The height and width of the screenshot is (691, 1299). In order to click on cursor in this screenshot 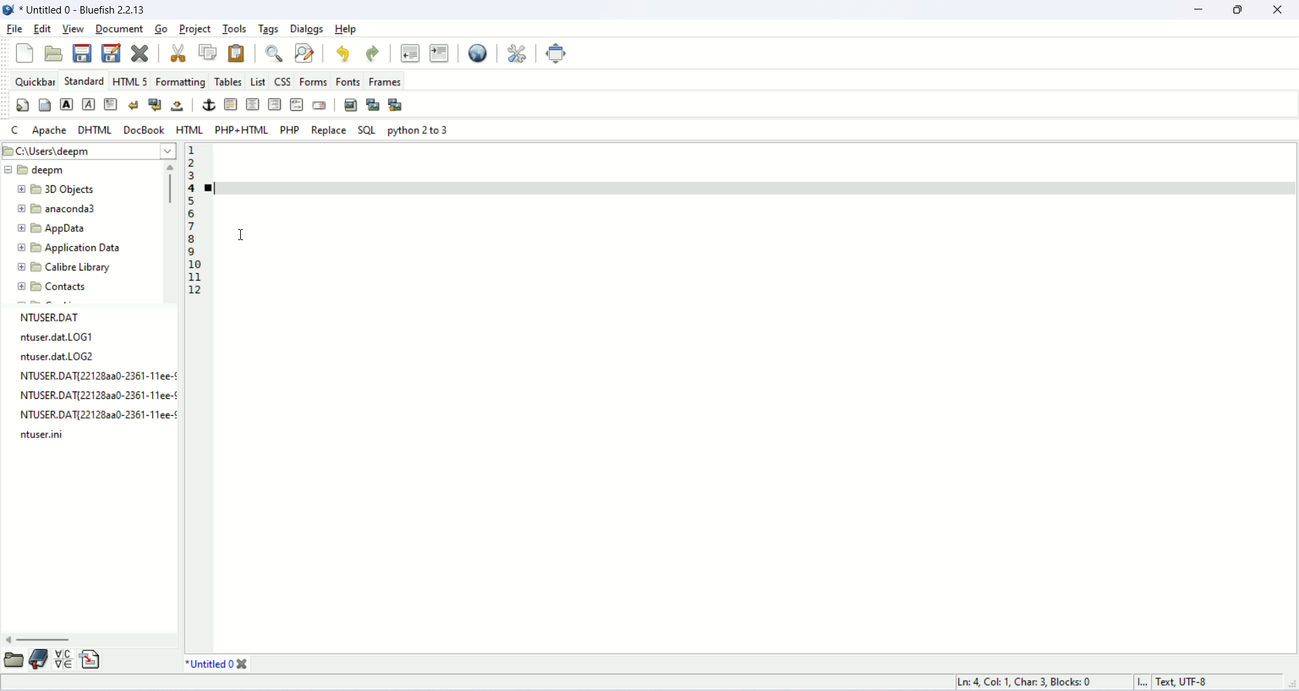, I will do `click(243, 230)`.